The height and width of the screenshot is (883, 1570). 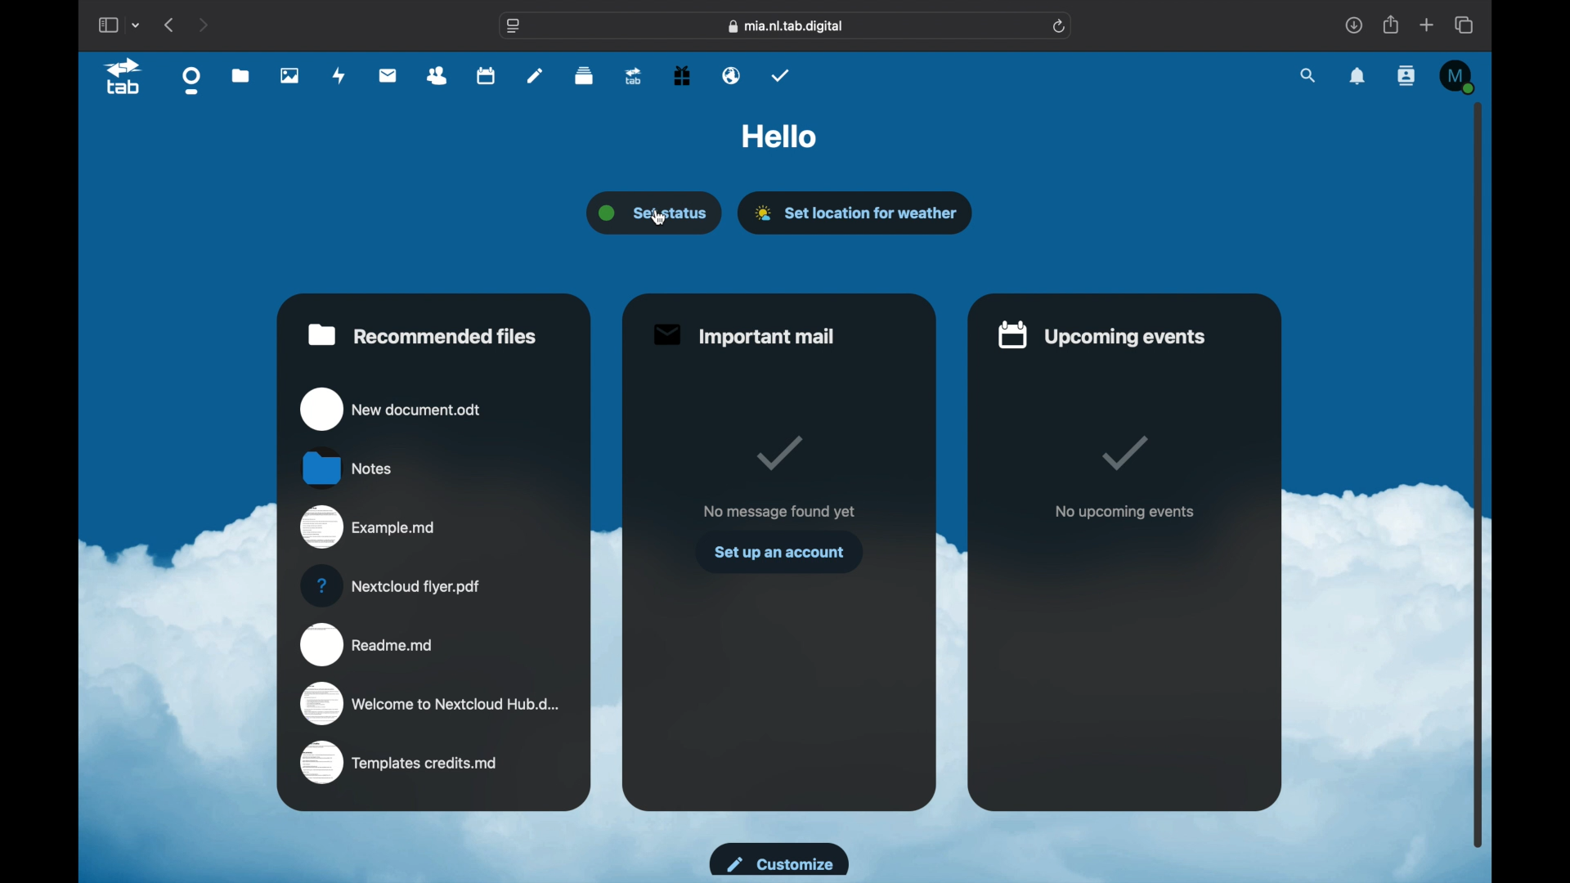 I want to click on show tab overview, so click(x=1464, y=25).